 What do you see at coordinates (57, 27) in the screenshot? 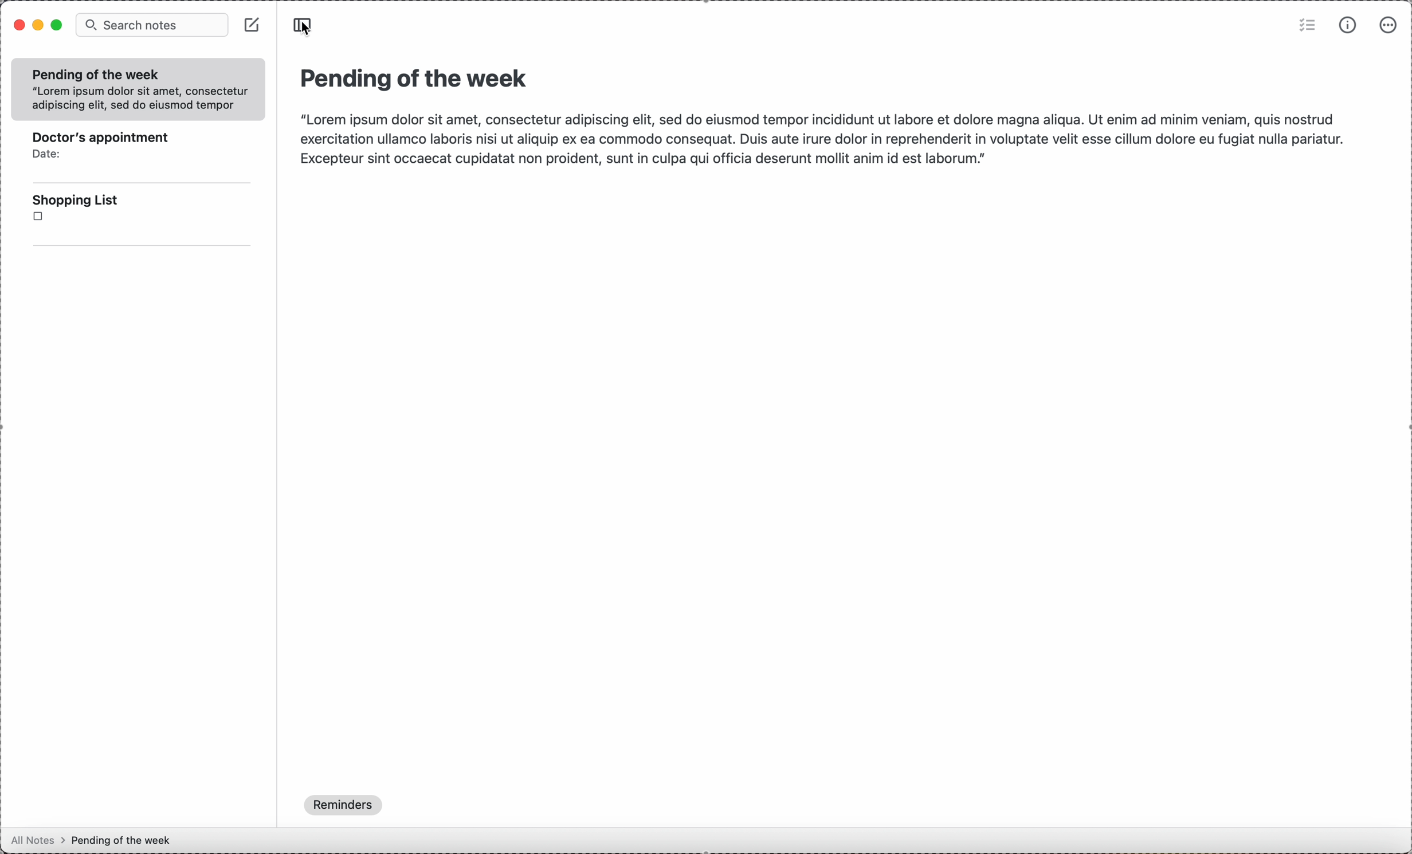
I see `maximize` at bounding box center [57, 27].